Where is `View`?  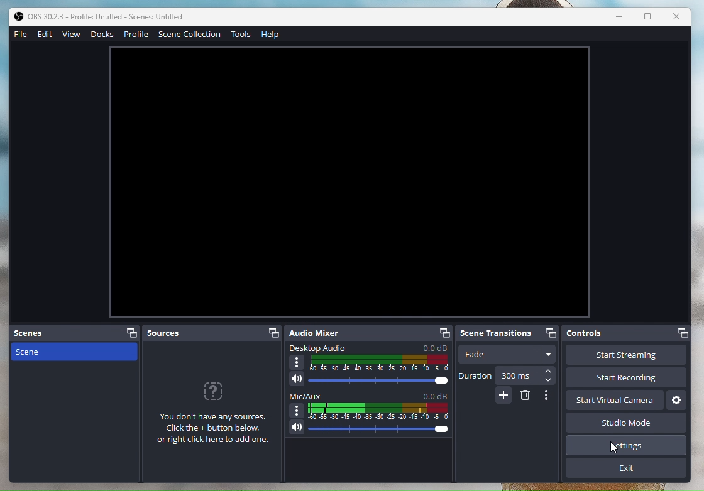
View is located at coordinates (73, 35).